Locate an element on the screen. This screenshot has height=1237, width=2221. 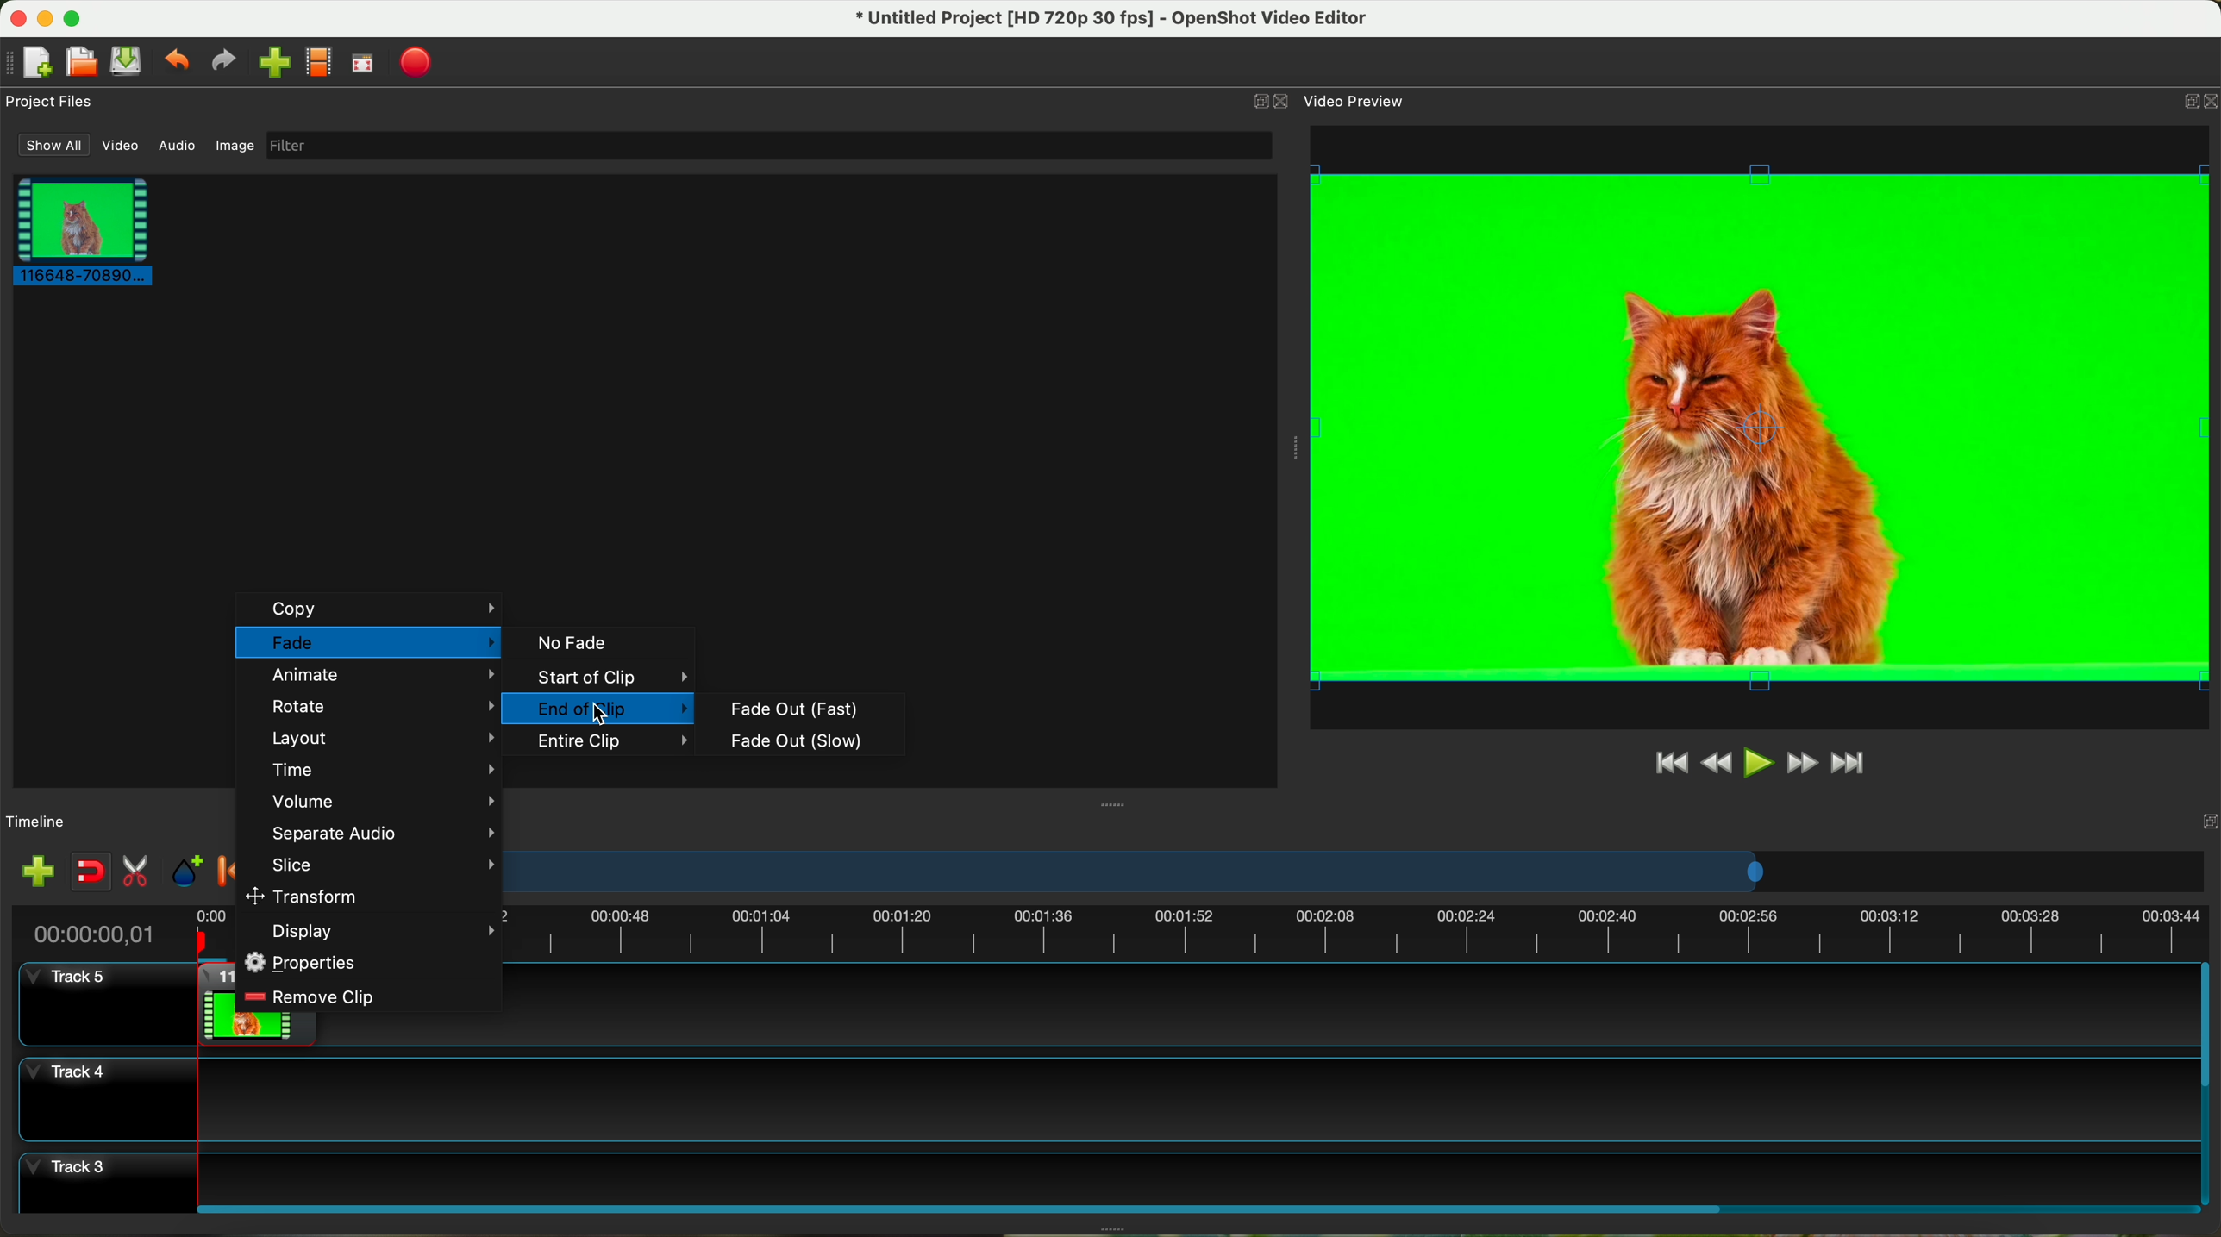
rewind is located at coordinates (1718, 764).